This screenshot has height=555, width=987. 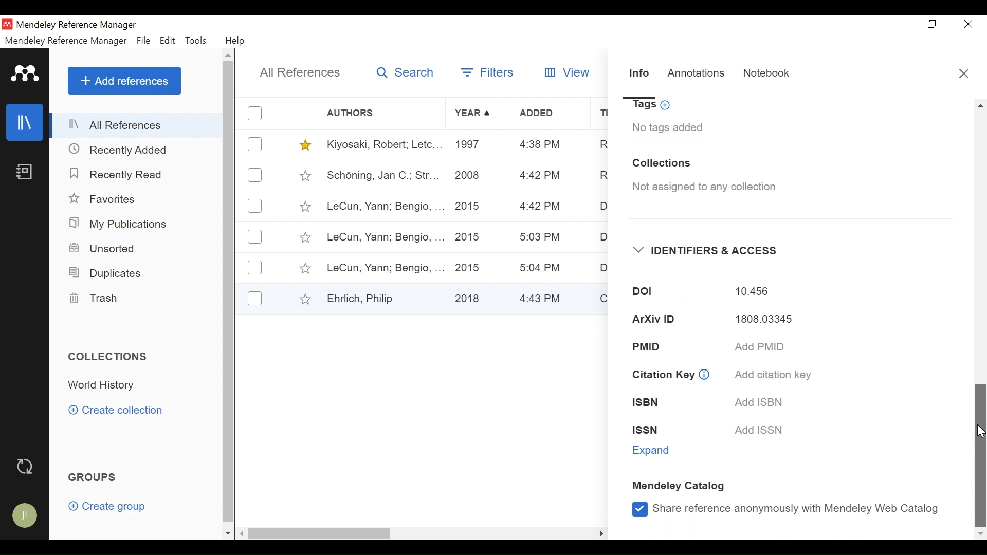 I want to click on ArXiv ID, so click(x=650, y=320).